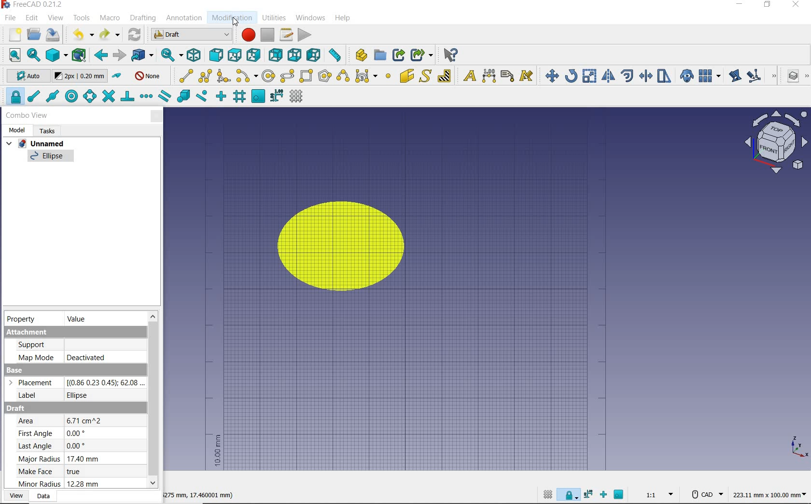 The image size is (811, 504). What do you see at coordinates (789, 77) in the screenshot?
I see `manage layers` at bounding box center [789, 77].